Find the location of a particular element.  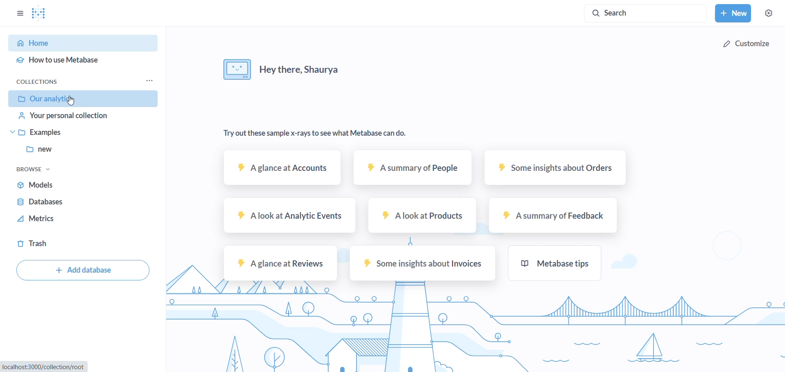

collection is located at coordinates (47, 82).